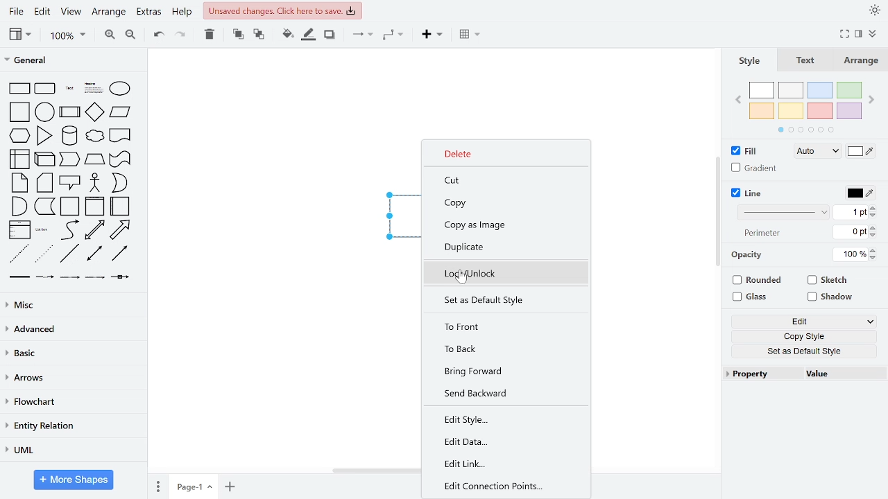 The width and height of the screenshot is (888, 499). Describe the element at coordinates (330, 35) in the screenshot. I see `shadow` at that location.